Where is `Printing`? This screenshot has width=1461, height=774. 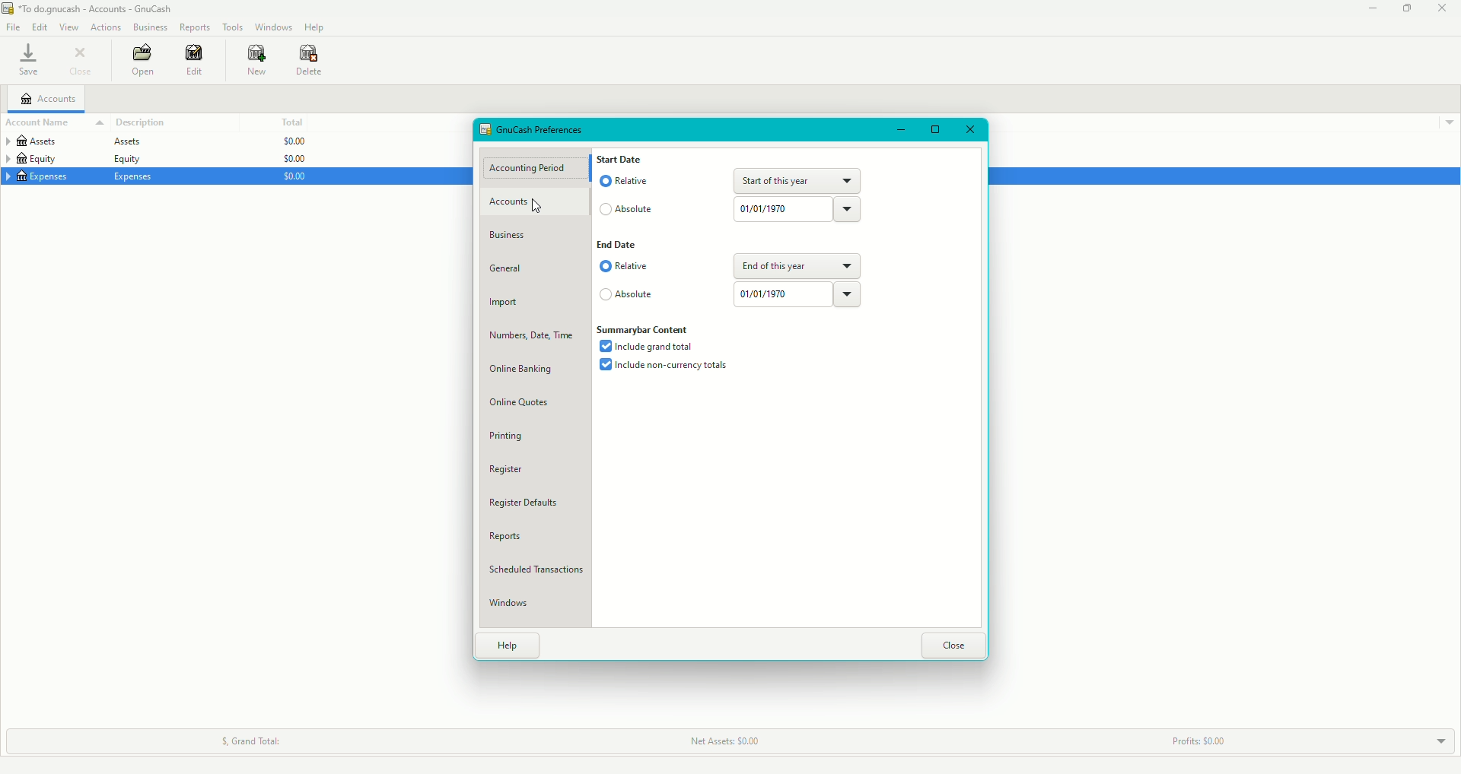
Printing is located at coordinates (507, 436).